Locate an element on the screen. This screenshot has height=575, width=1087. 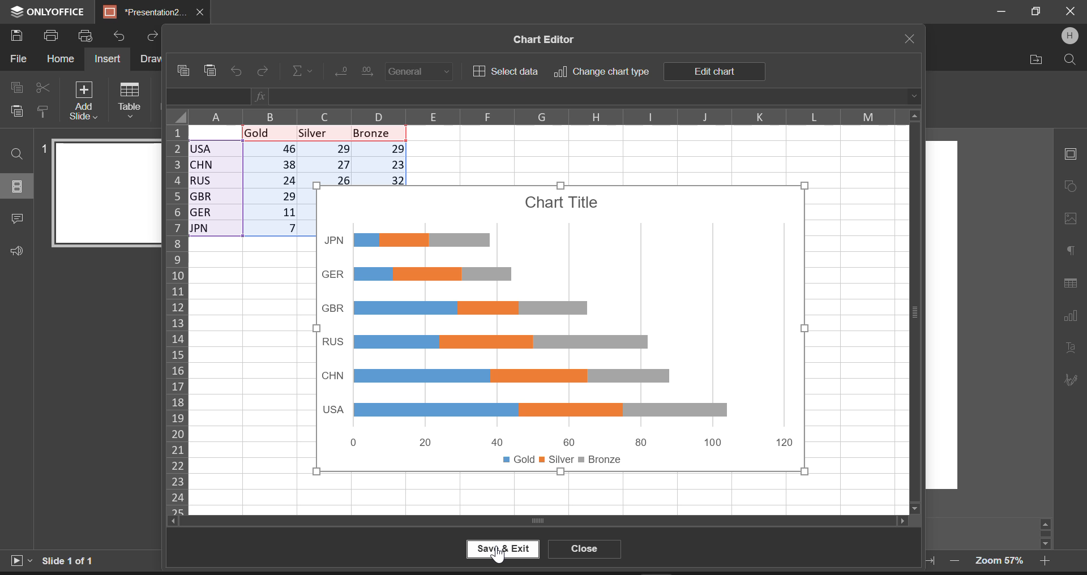
Redo is located at coordinates (263, 70).